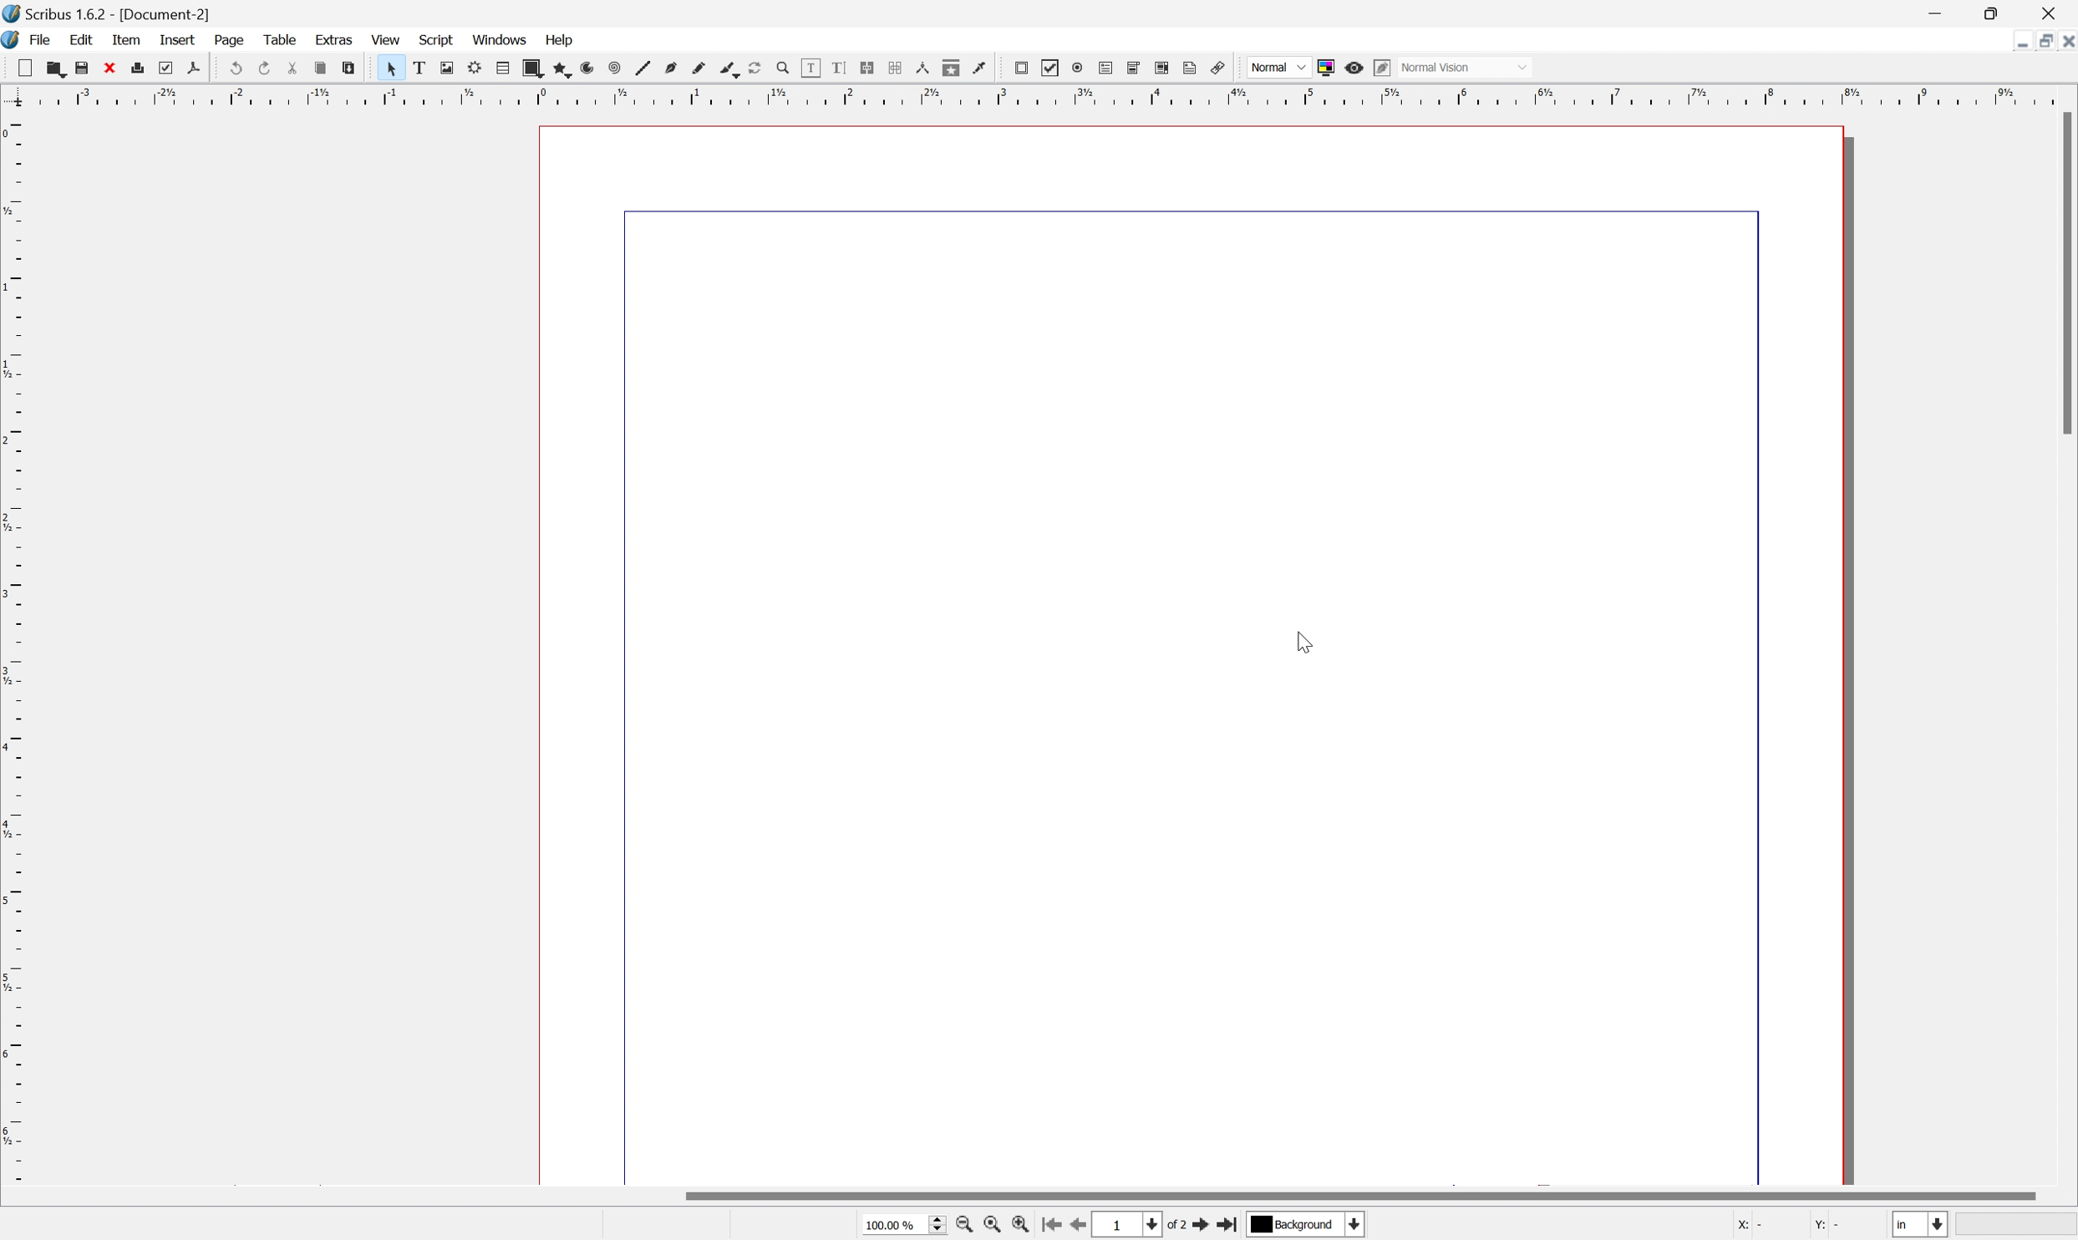  What do you see at coordinates (1049, 67) in the screenshot?
I see `PDF checkbox` at bounding box center [1049, 67].